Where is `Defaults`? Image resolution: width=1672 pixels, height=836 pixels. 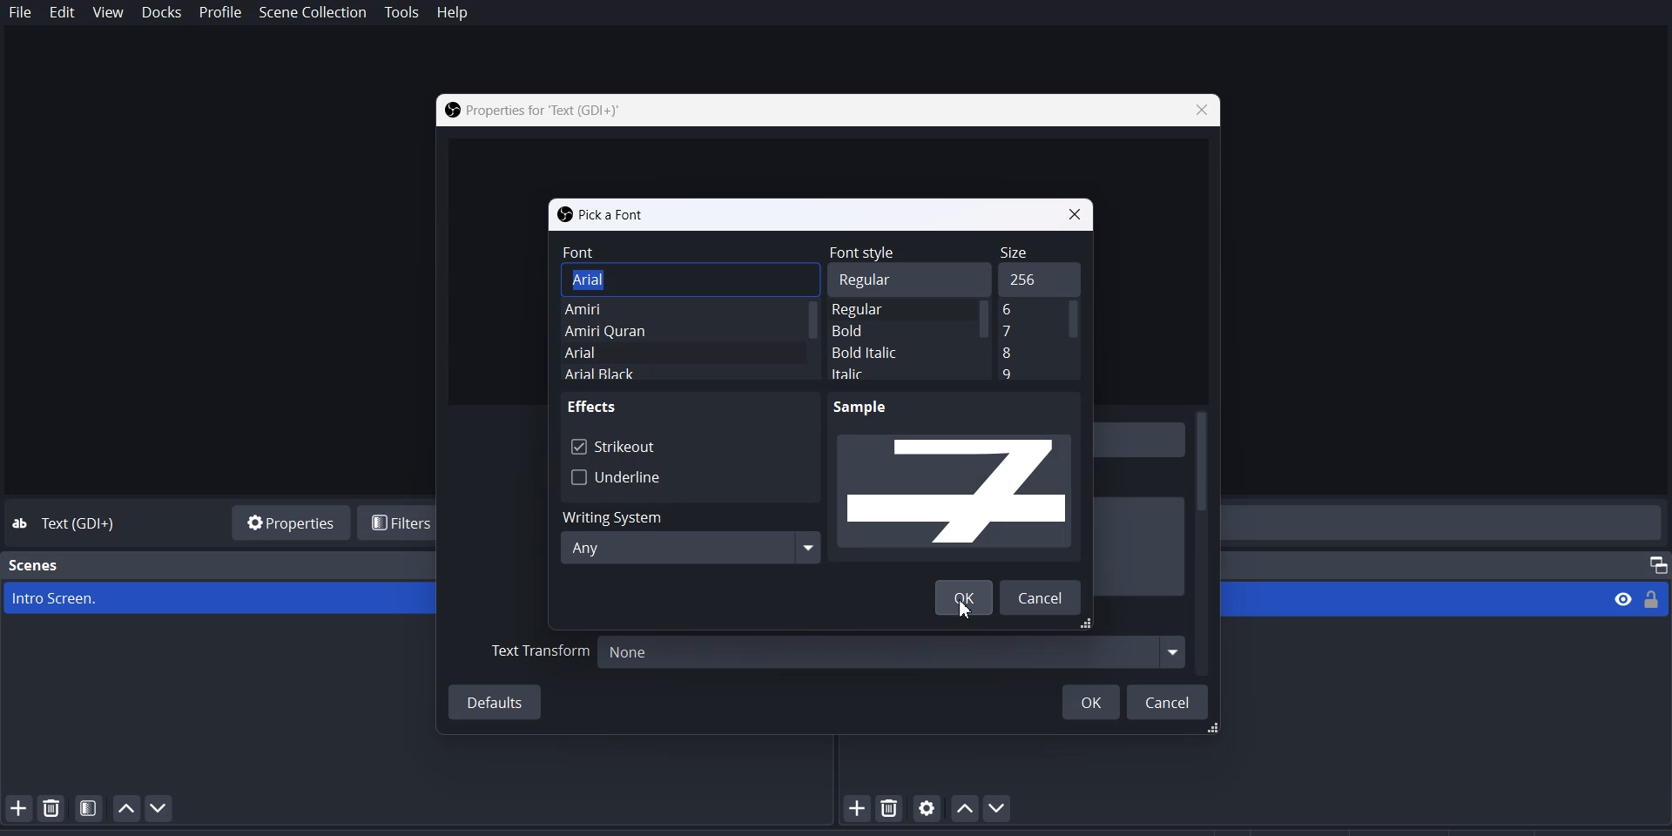 Defaults is located at coordinates (497, 702).